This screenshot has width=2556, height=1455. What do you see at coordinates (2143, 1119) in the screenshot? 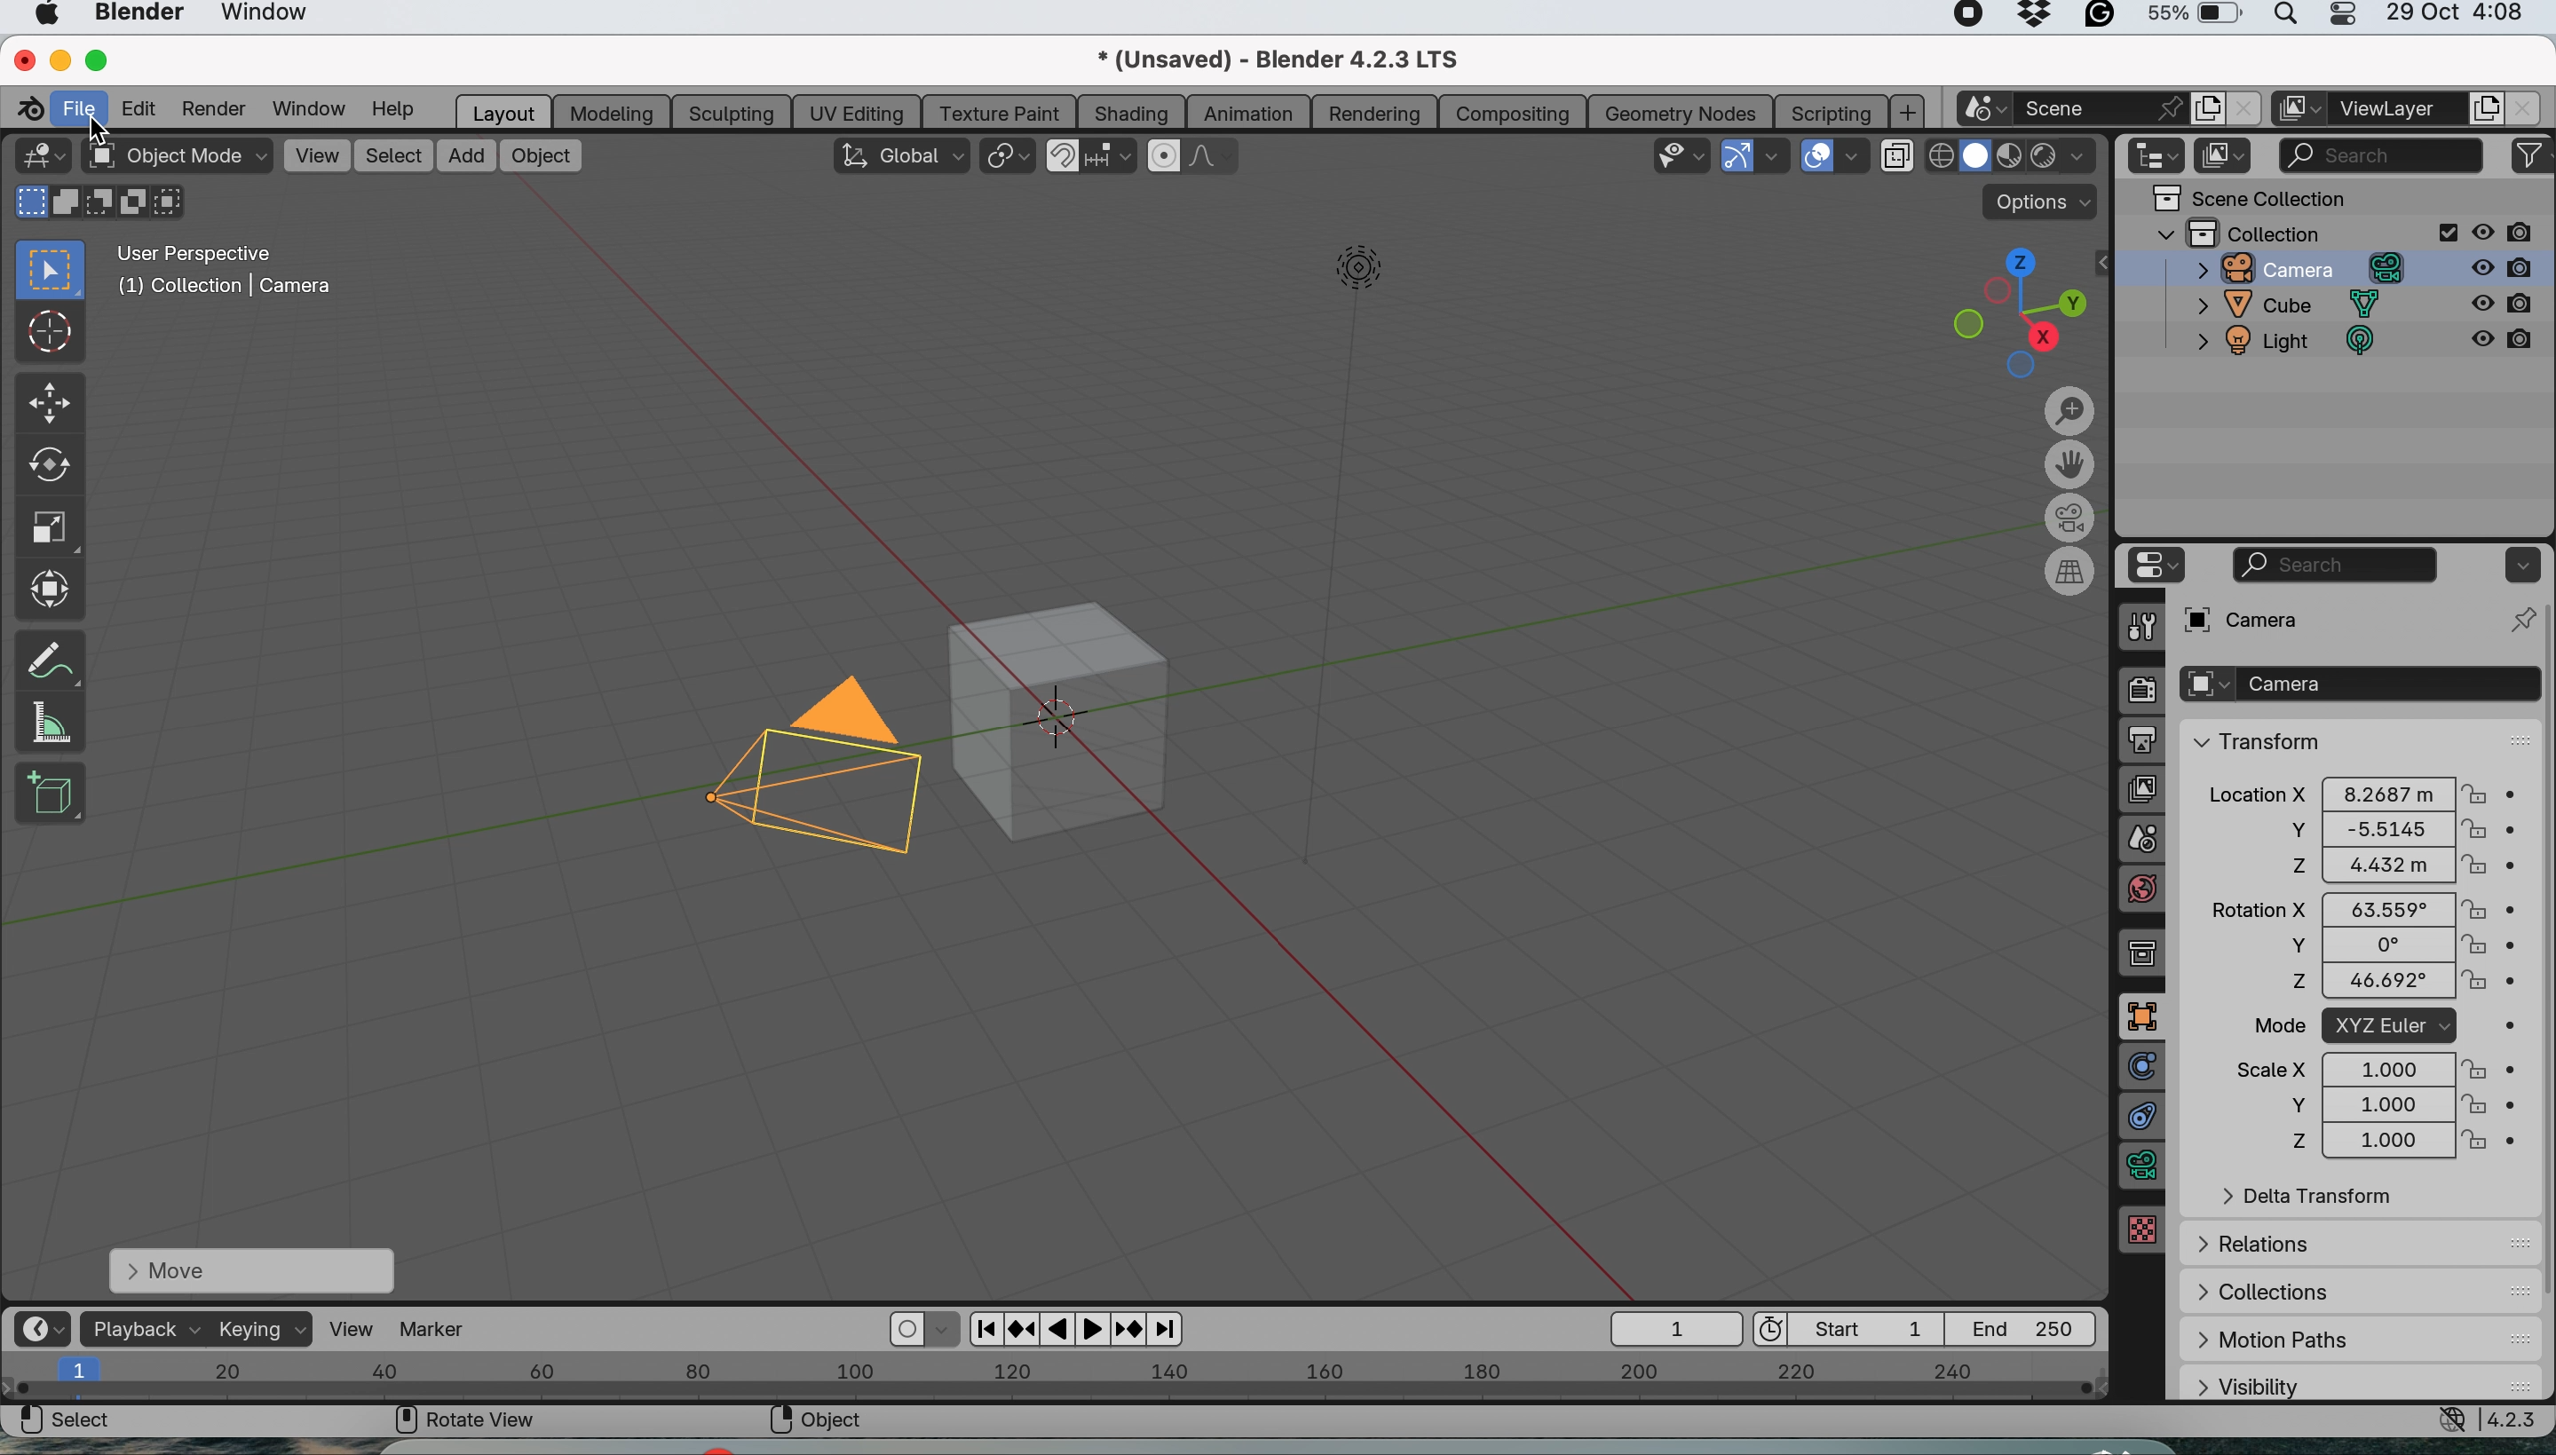
I see `constraints` at bounding box center [2143, 1119].